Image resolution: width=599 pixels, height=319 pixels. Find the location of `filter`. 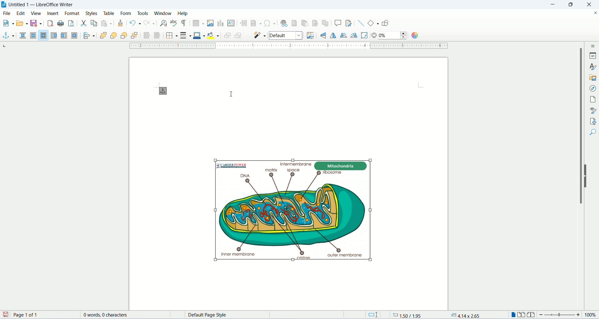

filter is located at coordinates (260, 35).